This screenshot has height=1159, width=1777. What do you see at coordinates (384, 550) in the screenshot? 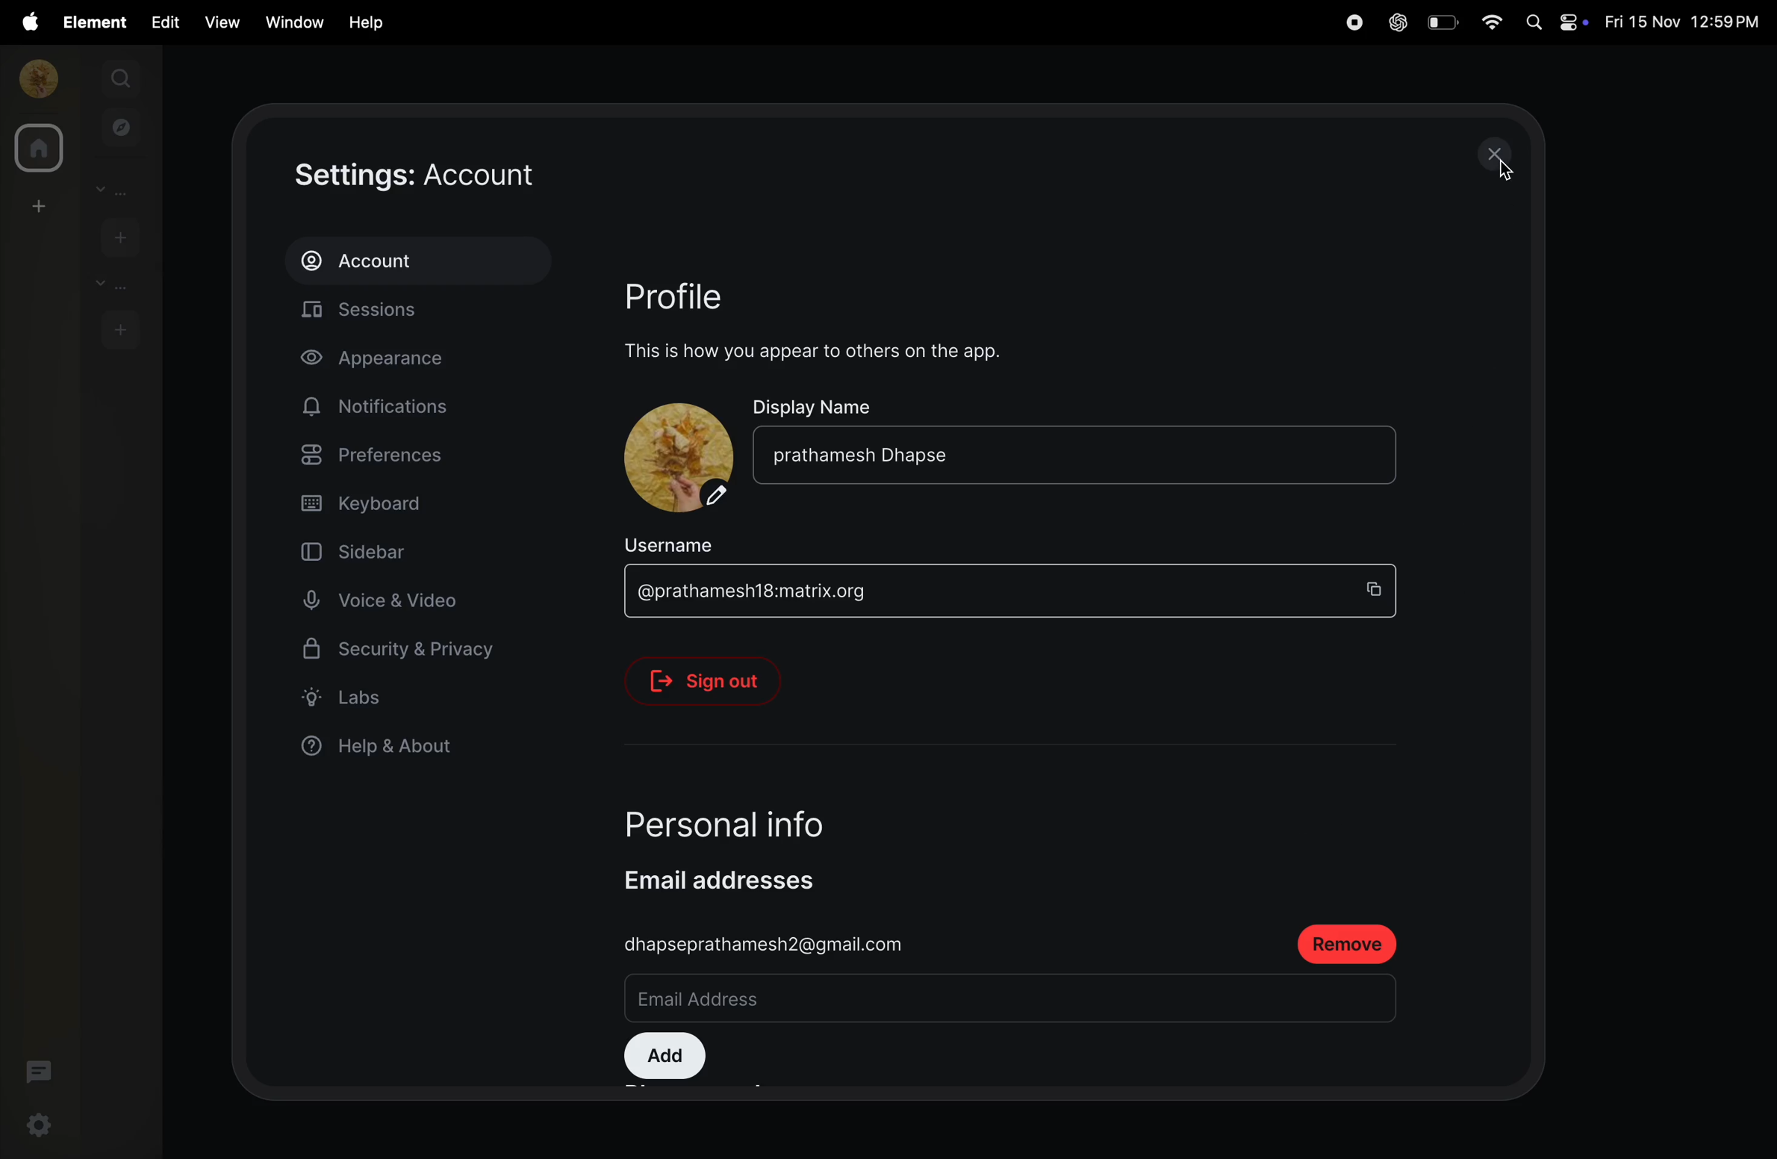
I see `sidebar` at bounding box center [384, 550].